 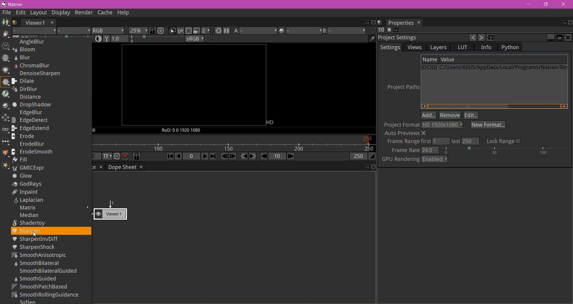 What do you see at coordinates (104, 13) in the screenshot?
I see `Cache` at bounding box center [104, 13].